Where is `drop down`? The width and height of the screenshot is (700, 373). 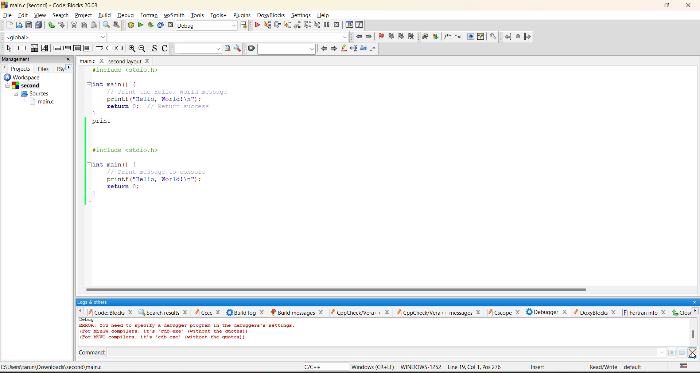 drop down is located at coordinates (664, 354).